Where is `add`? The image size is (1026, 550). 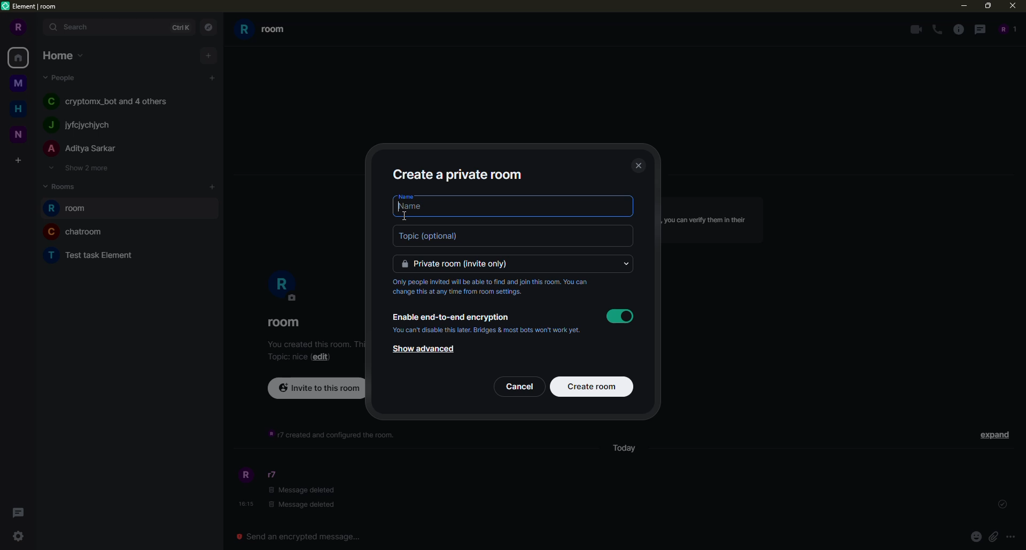
add is located at coordinates (213, 187).